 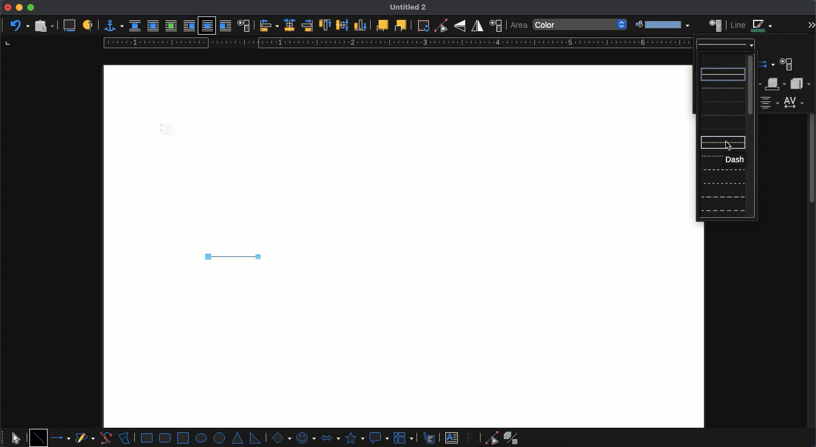 What do you see at coordinates (490, 438) in the screenshot?
I see `point end mode` at bounding box center [490, 438].